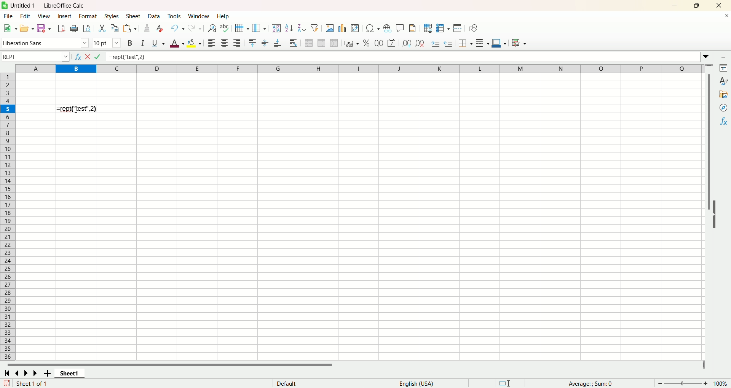 The height and width of the screenshot is (388, 731). I want to click on column, so click(259, 28).